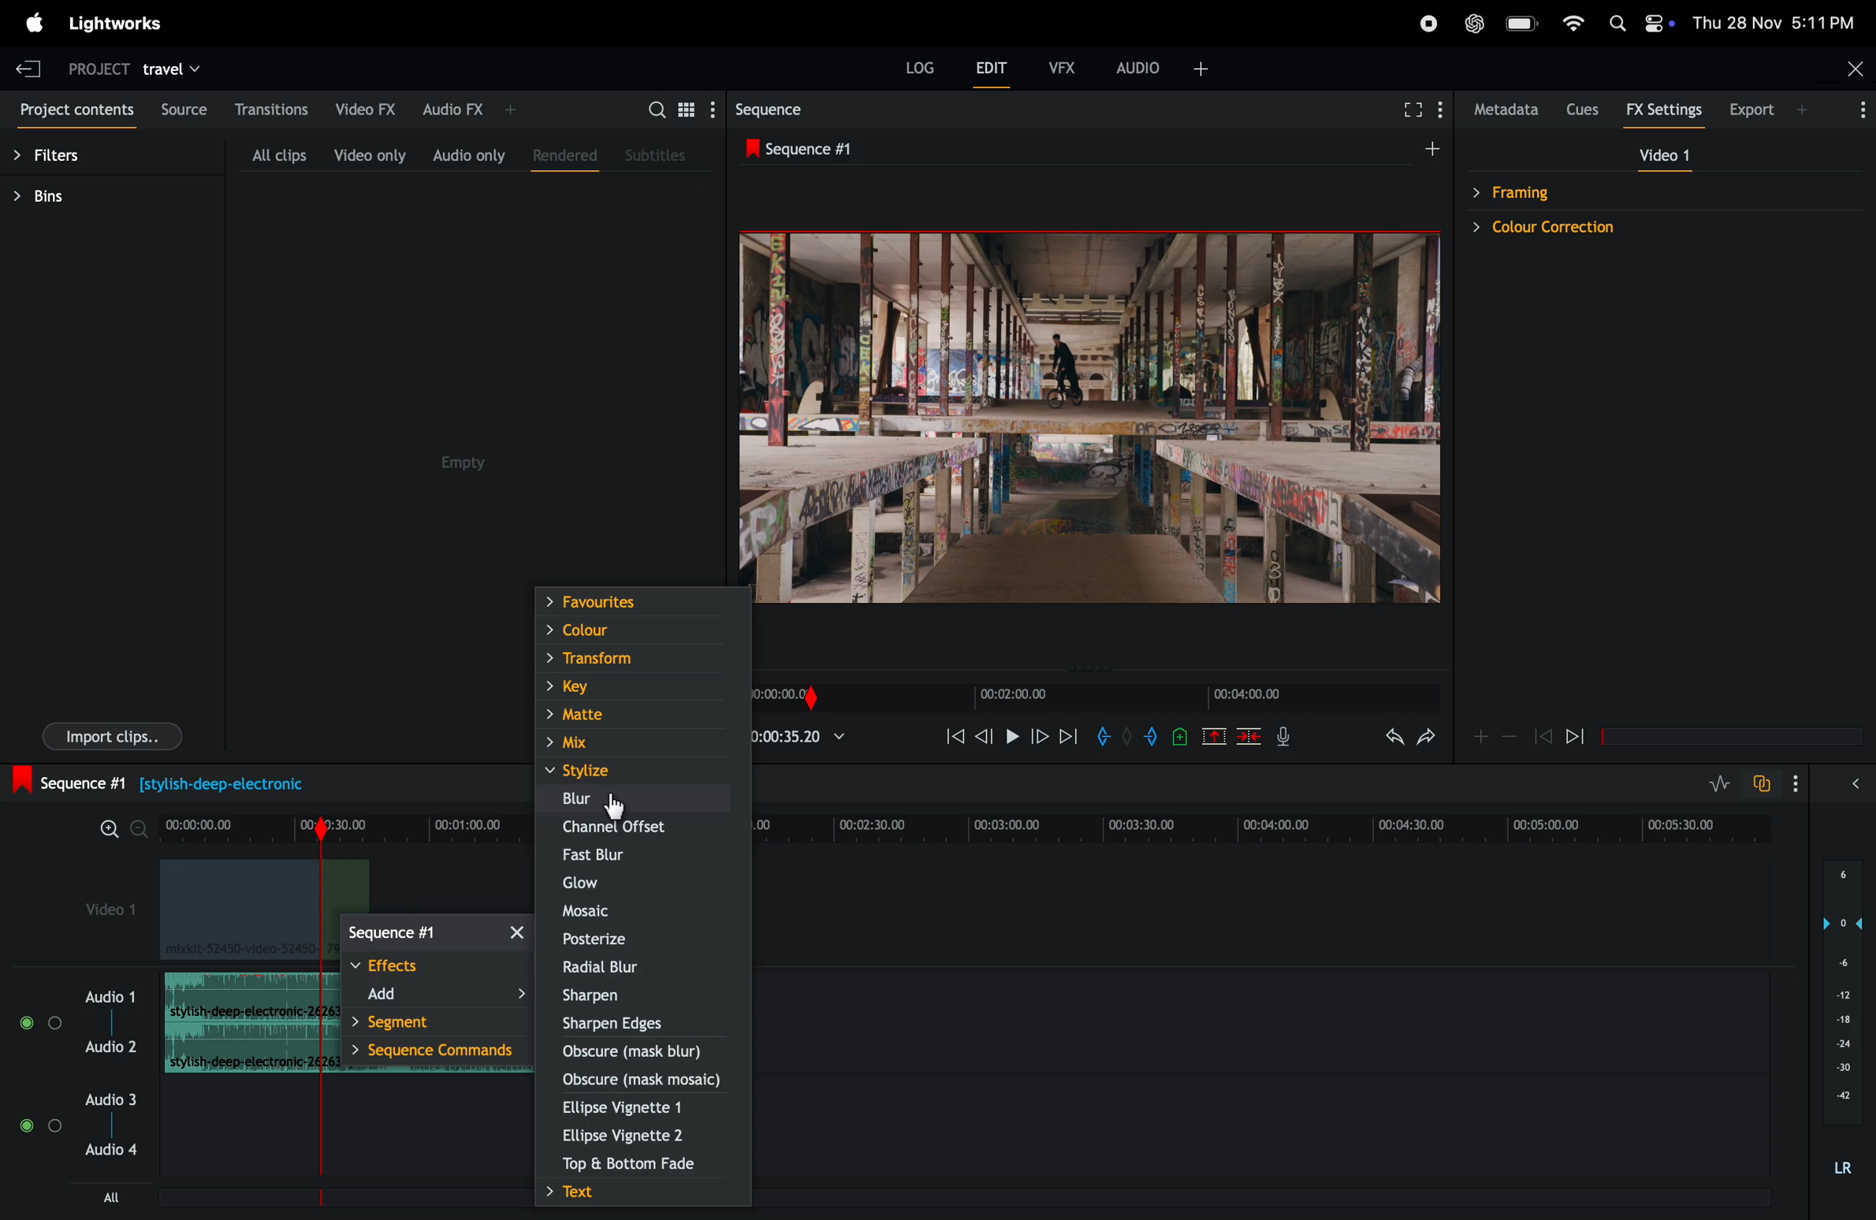 The width and height of the screenshot is (1876, 1220). What do you see at coordinates (275, 110) in the screenshot?
I see `transitions` at bounding box center [275, 110].